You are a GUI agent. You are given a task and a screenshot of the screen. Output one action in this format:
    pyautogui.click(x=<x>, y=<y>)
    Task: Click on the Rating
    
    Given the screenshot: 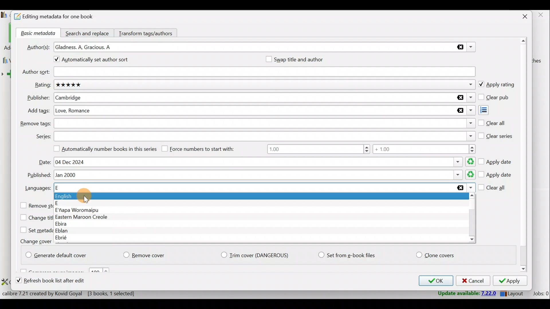 What is the action you would take?
    pyautogui.click(x=266, y=86)
    